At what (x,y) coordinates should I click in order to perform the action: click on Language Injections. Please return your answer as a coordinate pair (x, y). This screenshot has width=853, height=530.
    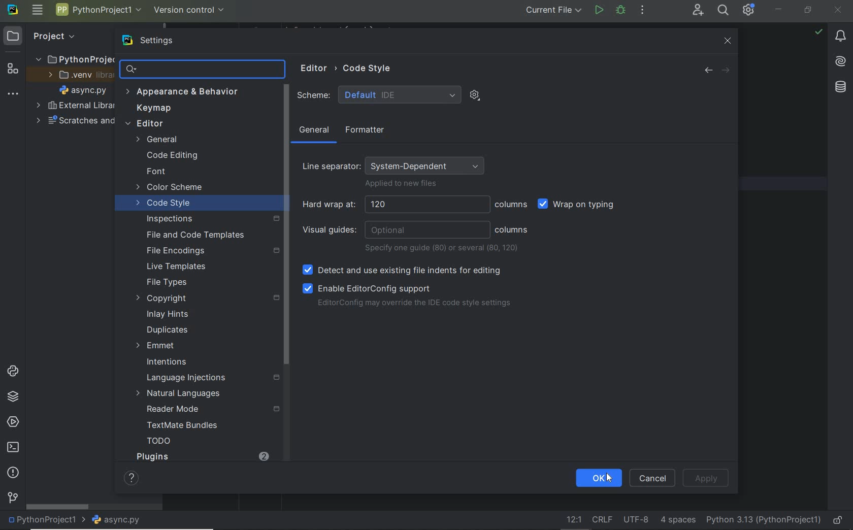
    Looking at the image, I should click on (213, 378).